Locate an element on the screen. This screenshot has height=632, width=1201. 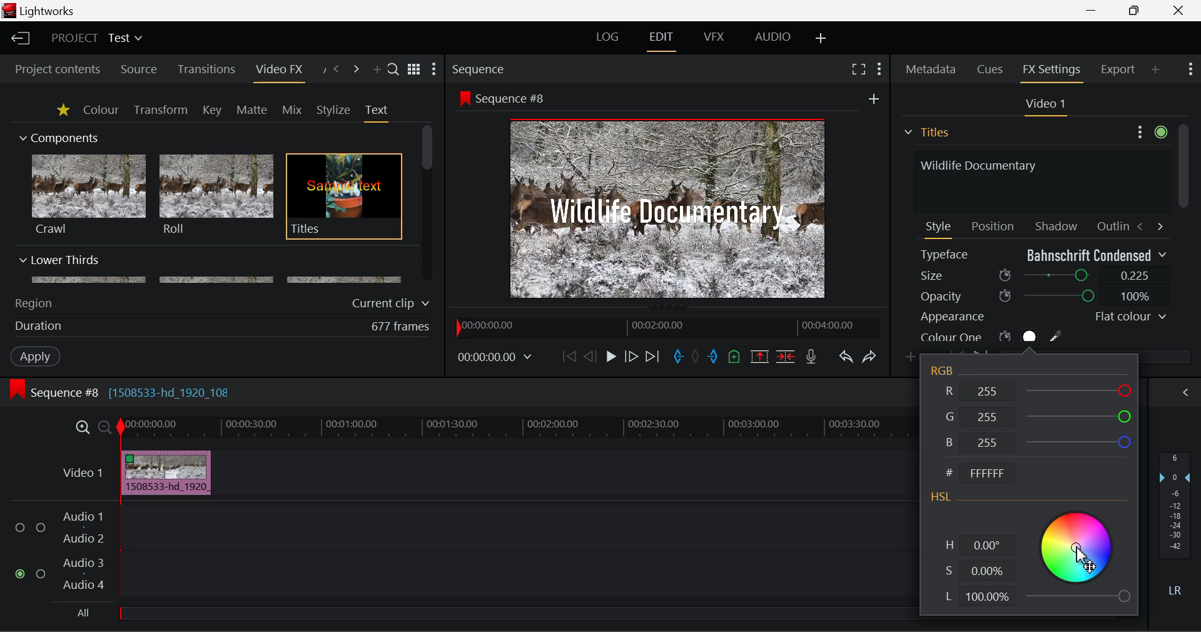
Project contents is located at coordinates (52, 69).